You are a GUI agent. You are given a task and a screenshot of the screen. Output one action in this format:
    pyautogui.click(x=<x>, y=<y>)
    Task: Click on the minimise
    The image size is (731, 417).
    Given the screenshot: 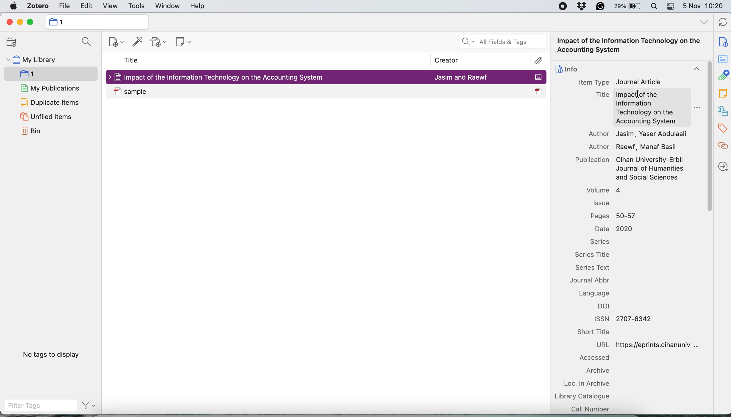 What is the action you would take?
    pyautogui.click(x=20, y=22)
    